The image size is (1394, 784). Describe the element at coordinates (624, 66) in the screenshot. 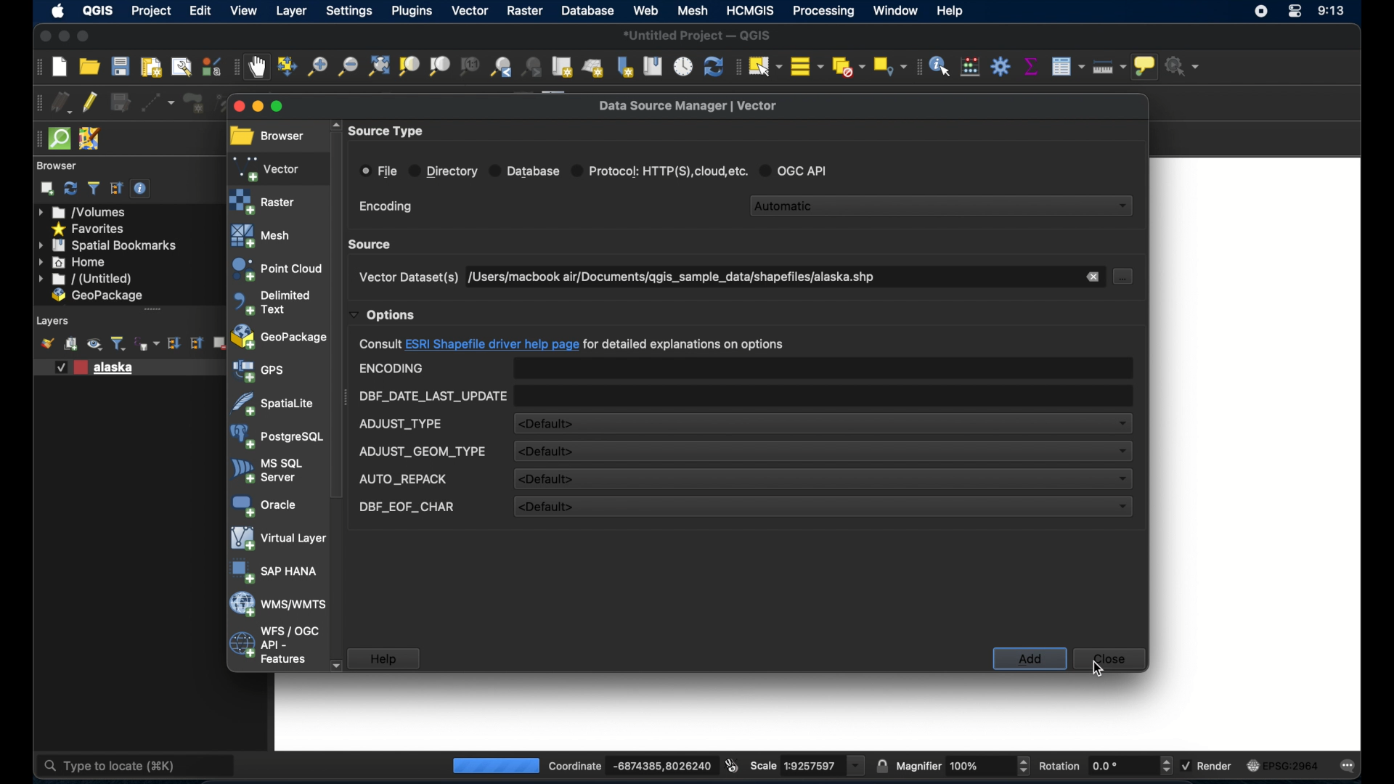

I see `new spatial bookmarks` at that location.